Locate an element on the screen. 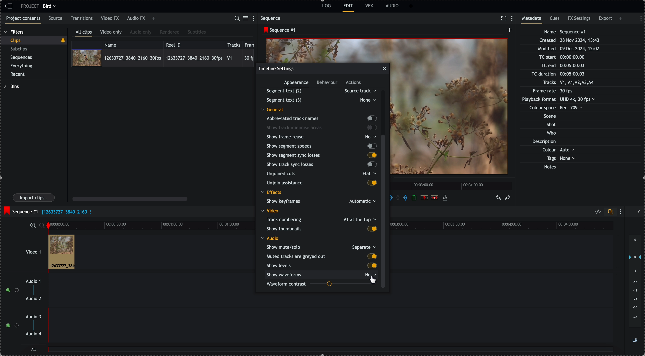 The width and height of the screenshot is (645, 356). VFX is located at coordinates (369, 6).